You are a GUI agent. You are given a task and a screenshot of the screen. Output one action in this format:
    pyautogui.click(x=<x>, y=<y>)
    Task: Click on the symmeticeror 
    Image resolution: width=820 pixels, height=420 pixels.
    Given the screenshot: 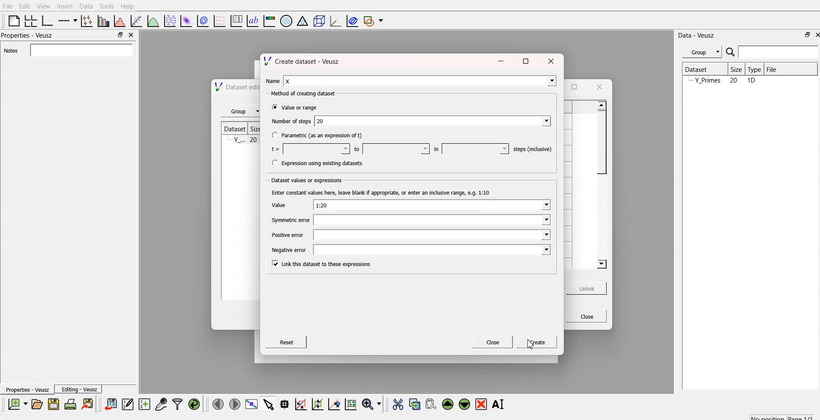 What is the action you would take?
    pyautogui.click(x=408, y=219)
    